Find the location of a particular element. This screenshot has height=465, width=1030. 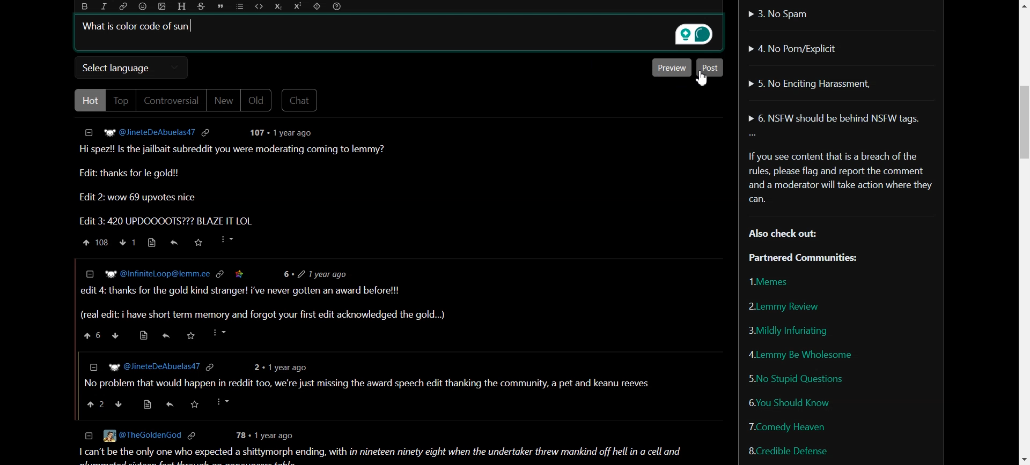

Cursor is located at coordinates (702, 79).